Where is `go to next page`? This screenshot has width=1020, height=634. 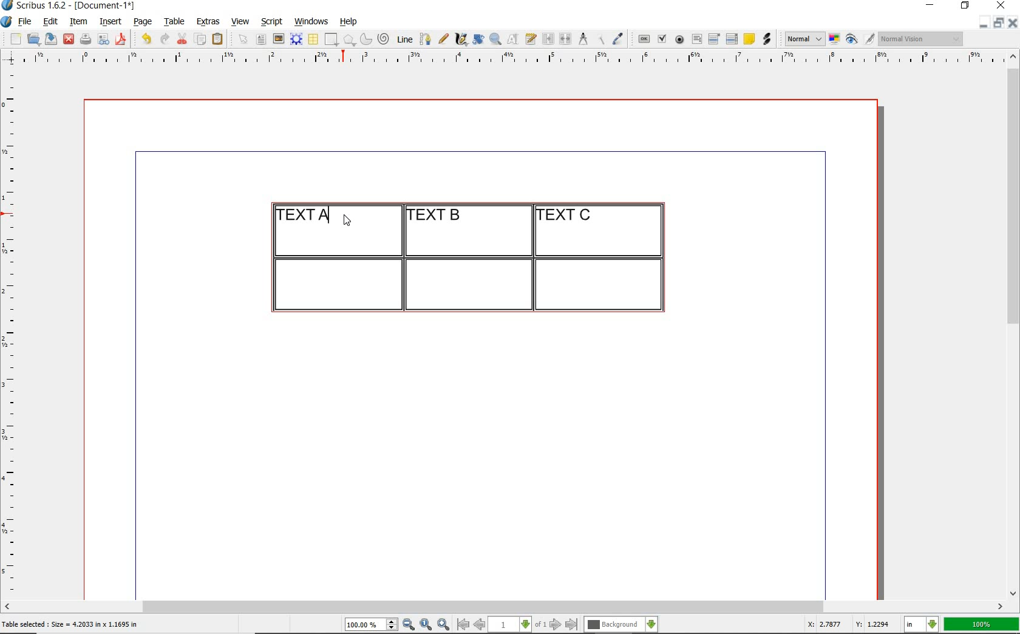 go to next page is located at coordinates (556, 625).